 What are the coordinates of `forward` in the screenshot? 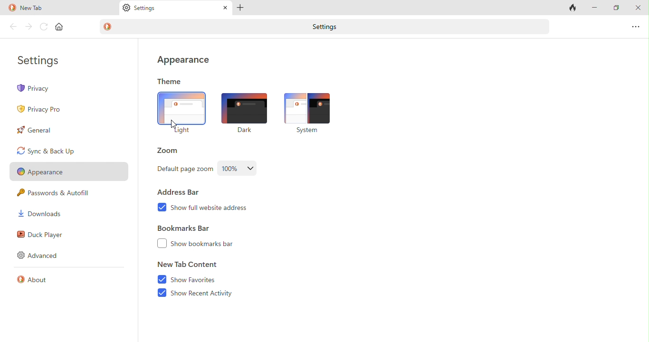 It's located at (28, 25).